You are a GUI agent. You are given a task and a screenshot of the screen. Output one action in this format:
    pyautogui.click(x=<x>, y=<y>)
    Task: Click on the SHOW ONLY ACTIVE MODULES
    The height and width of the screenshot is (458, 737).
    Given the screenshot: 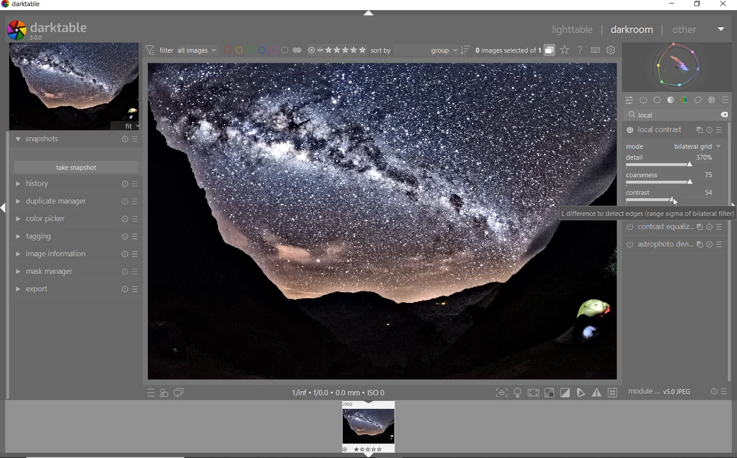 What is the action you would take?
    pyautogui.click(x=644, y=100)
    